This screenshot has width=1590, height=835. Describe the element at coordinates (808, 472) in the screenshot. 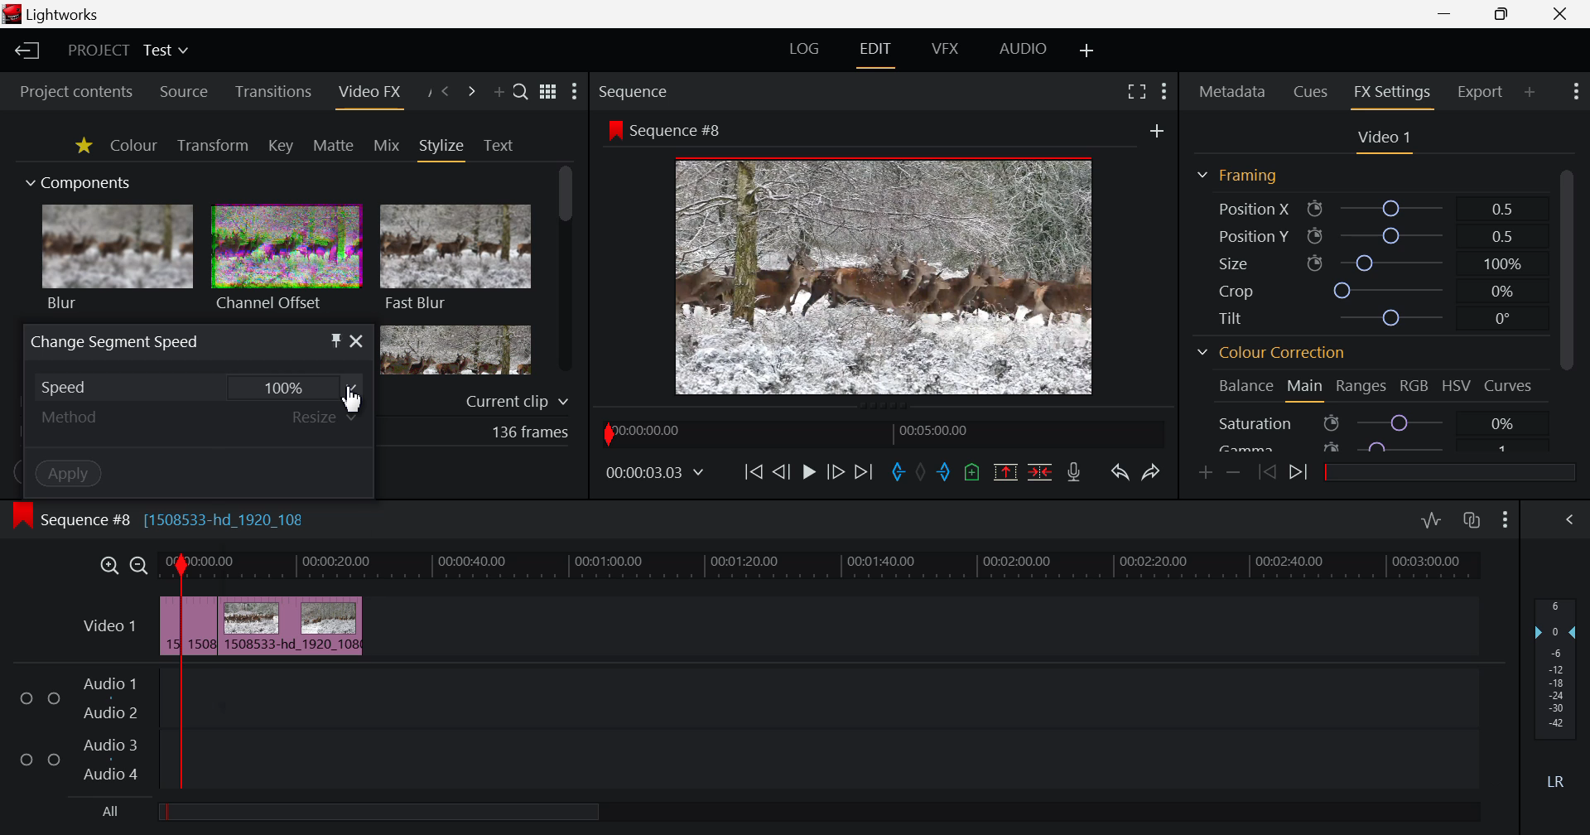

I see `Cursor on Play` at that location.